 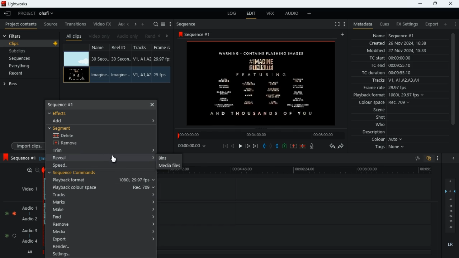 What do you see at coordinates (115, 159) in the screenshot?
I see `Mouse Cursor` at bounding box center [115, 159].